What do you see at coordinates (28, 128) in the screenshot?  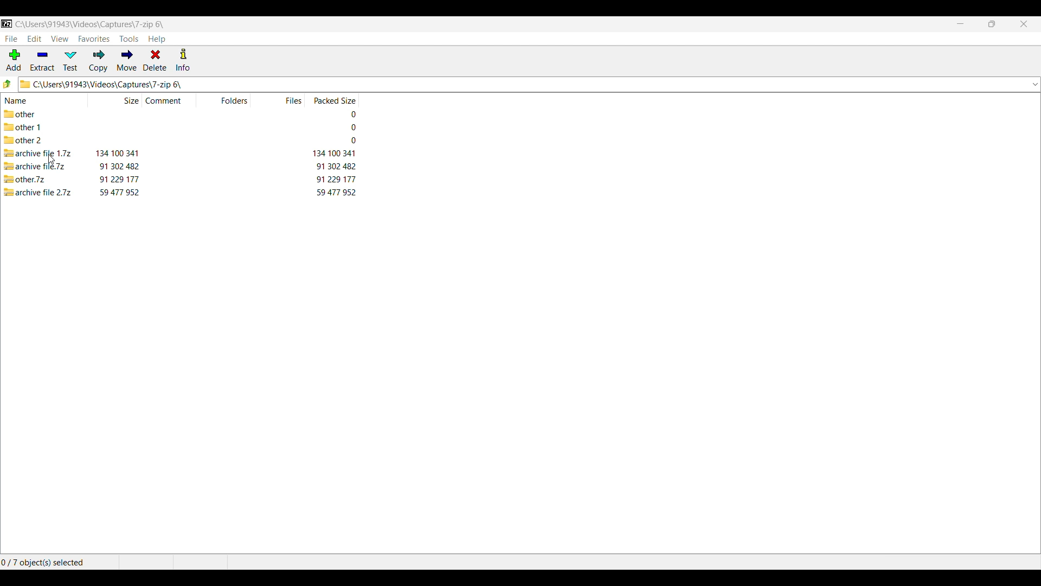 I see `other 1 ` at bounding box center [28, 128].